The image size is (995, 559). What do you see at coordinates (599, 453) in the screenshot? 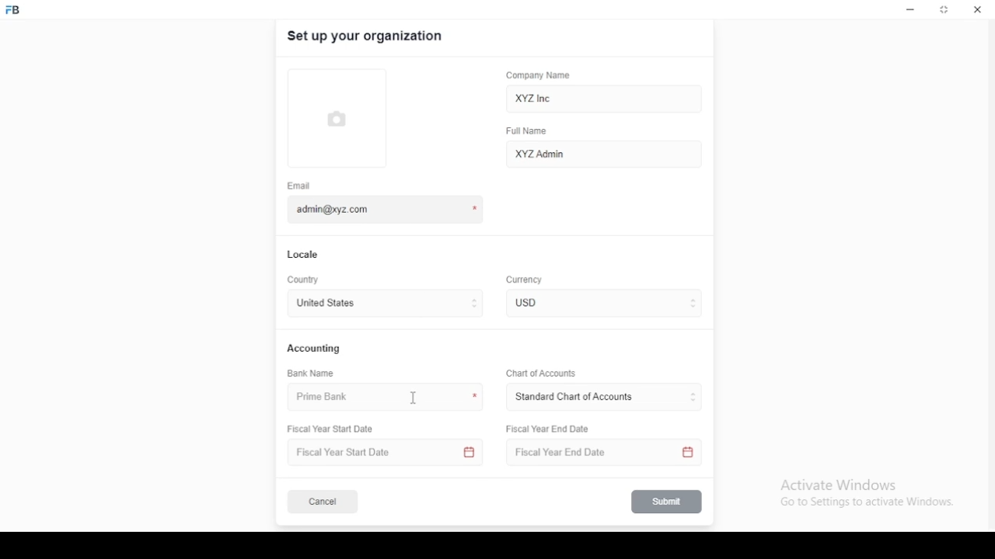
I see `Fiscal Year End Date` at bounding box center [599, 453].